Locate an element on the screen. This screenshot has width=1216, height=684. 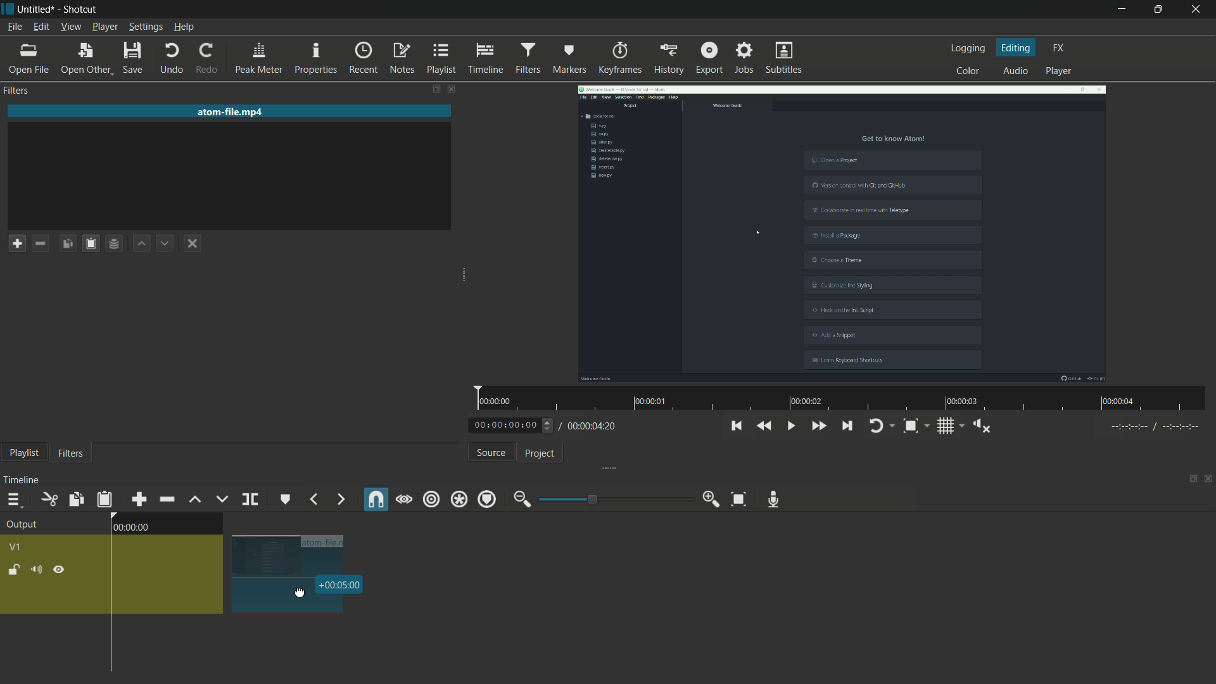
deselect the i=filter is located at coordinates (193, 243).